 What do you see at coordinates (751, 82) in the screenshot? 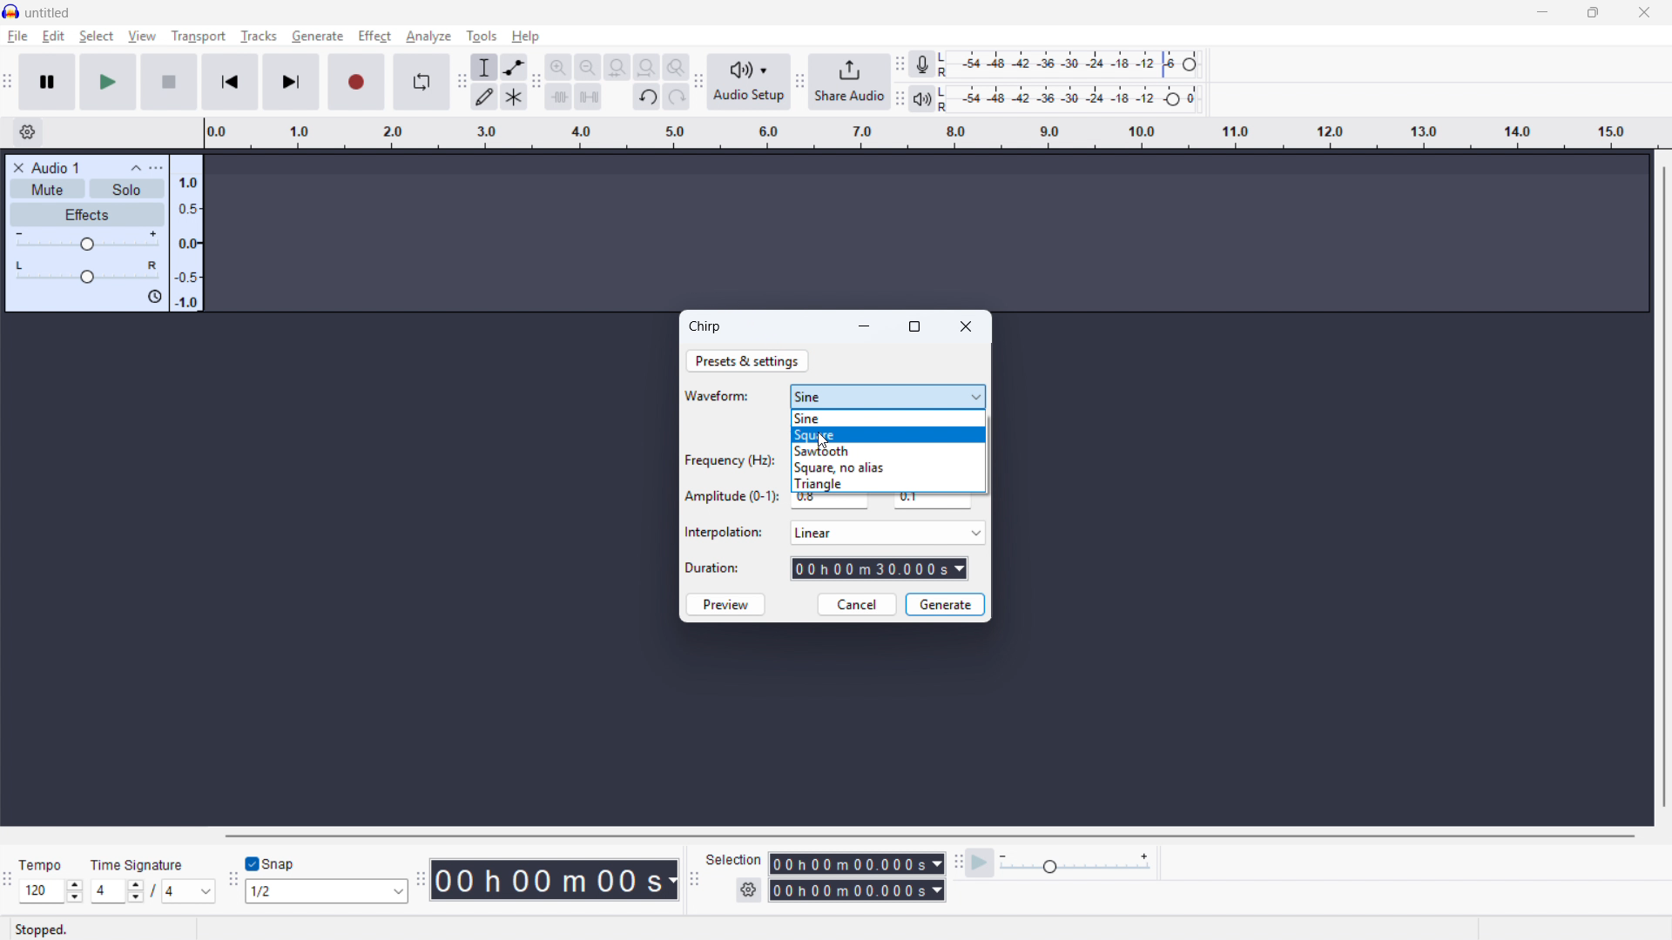
I see `Audio setup ` at bounding box center [751, 82].